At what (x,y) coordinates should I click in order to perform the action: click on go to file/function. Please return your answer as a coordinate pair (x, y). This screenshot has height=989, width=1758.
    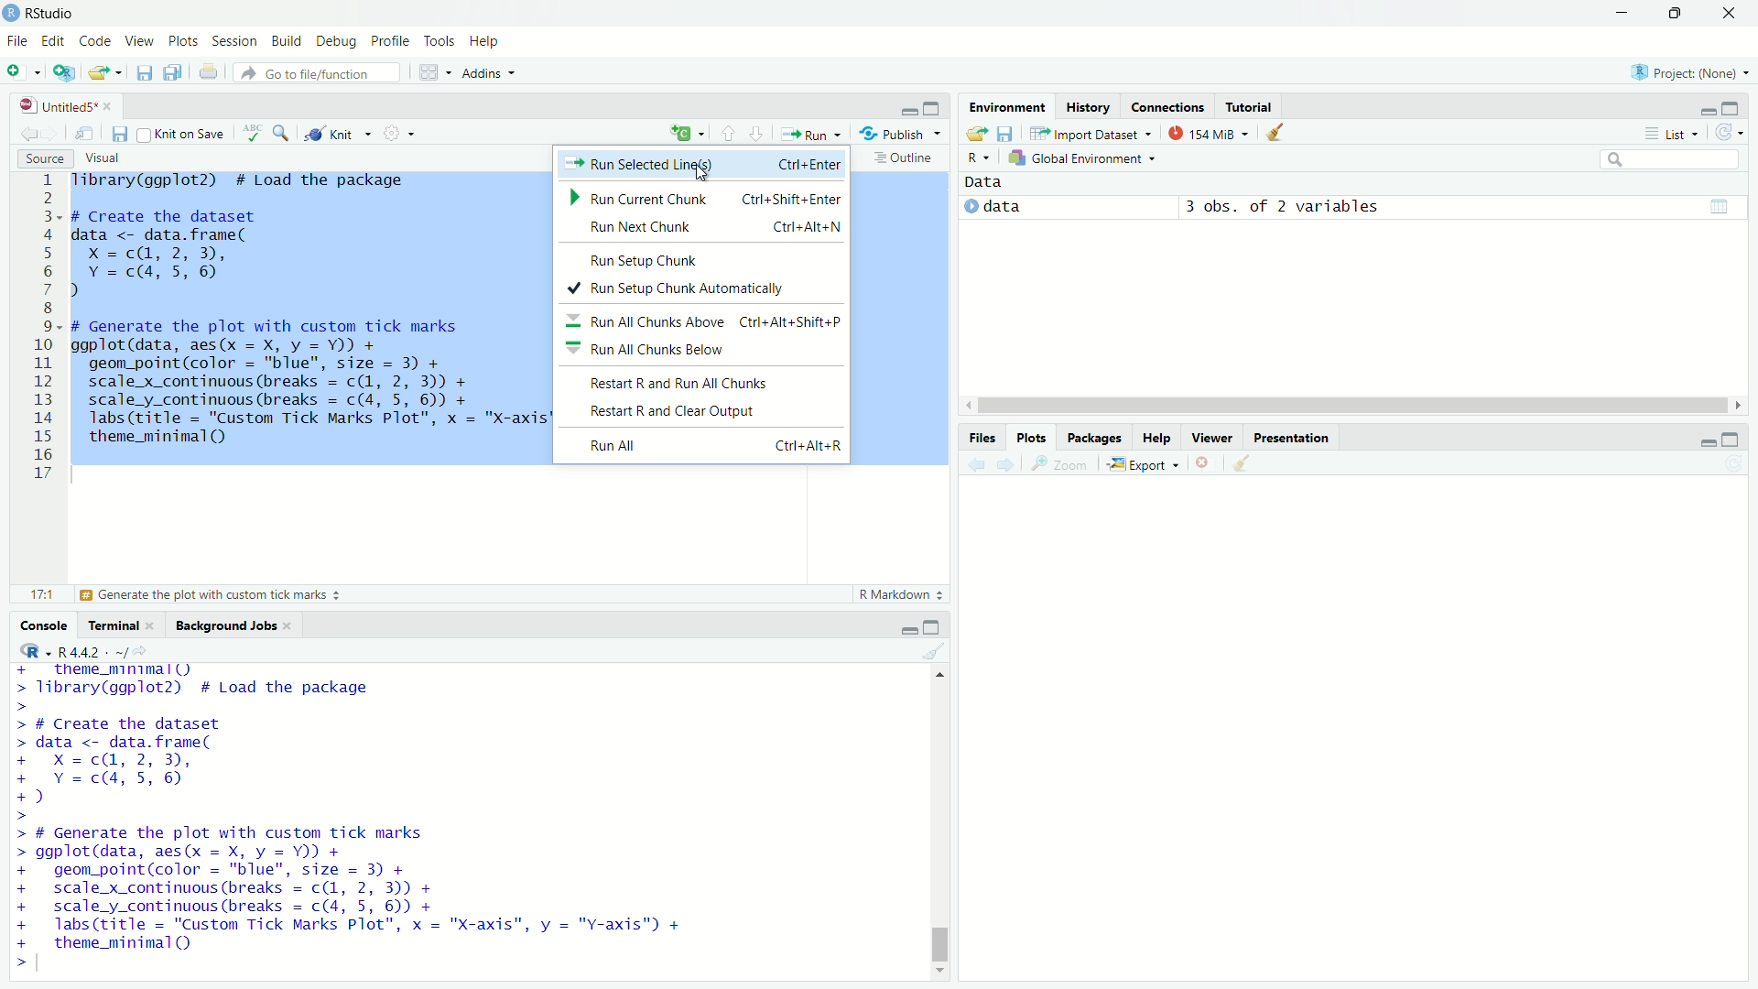
    Looking at the image, I should click on (317, 72).